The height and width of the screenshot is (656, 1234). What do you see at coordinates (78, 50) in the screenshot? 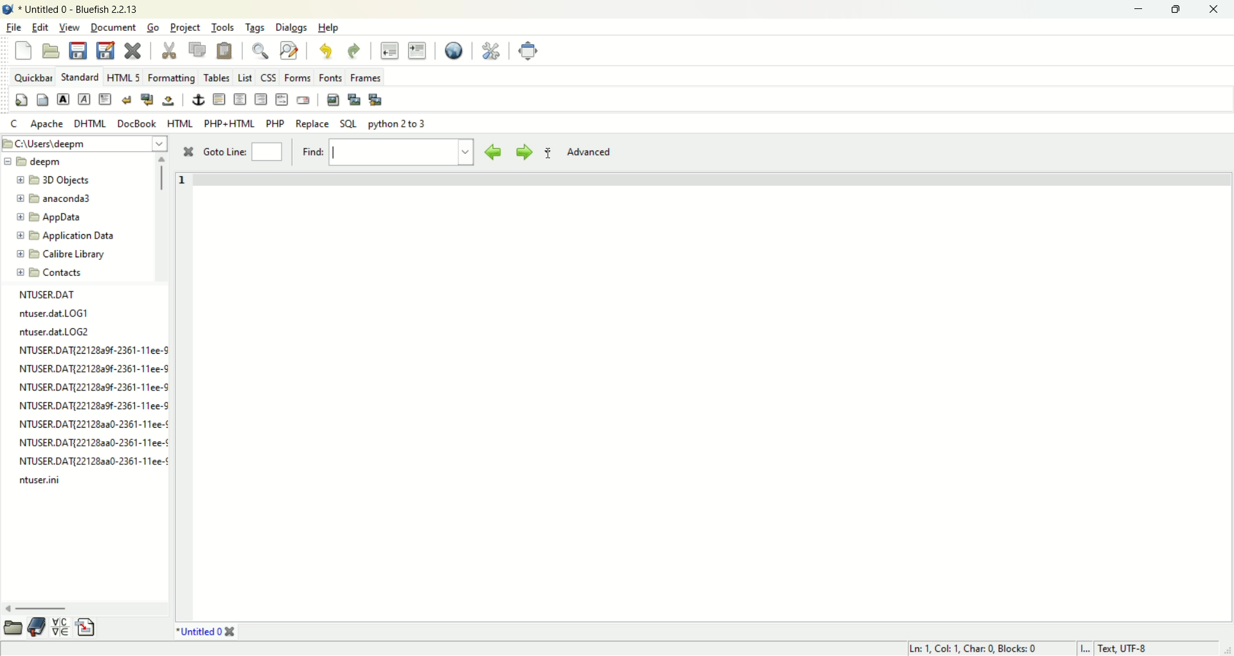
I see `save current file` at bounding box center [78, 50].